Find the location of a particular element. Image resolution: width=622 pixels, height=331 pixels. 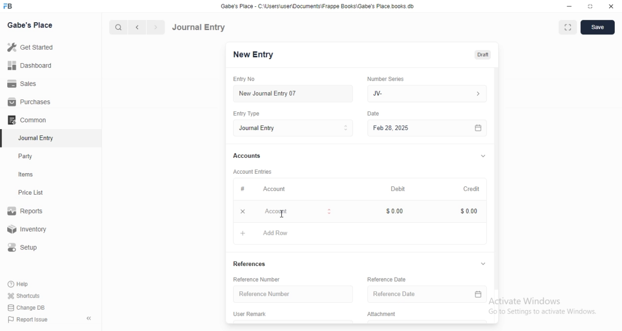

‘Reference Date is located at coordinates (387, 281).